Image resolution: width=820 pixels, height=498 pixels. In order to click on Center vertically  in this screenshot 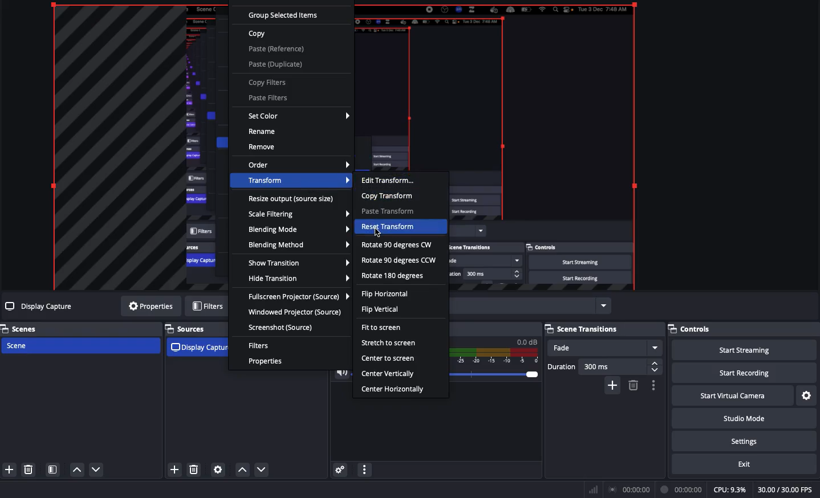, I will do `click(389, 373)`.